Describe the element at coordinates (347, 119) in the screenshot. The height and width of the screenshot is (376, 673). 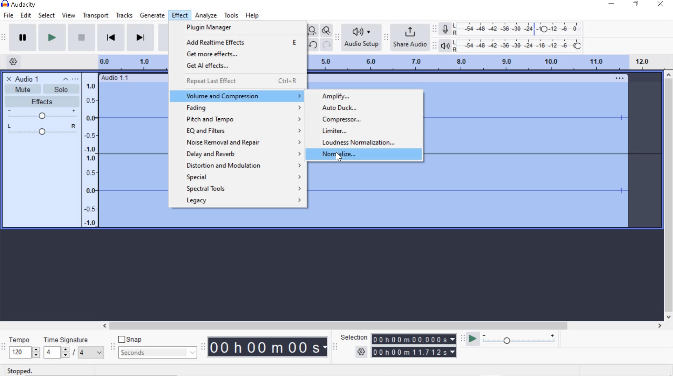
I see `Compressor` at that location.